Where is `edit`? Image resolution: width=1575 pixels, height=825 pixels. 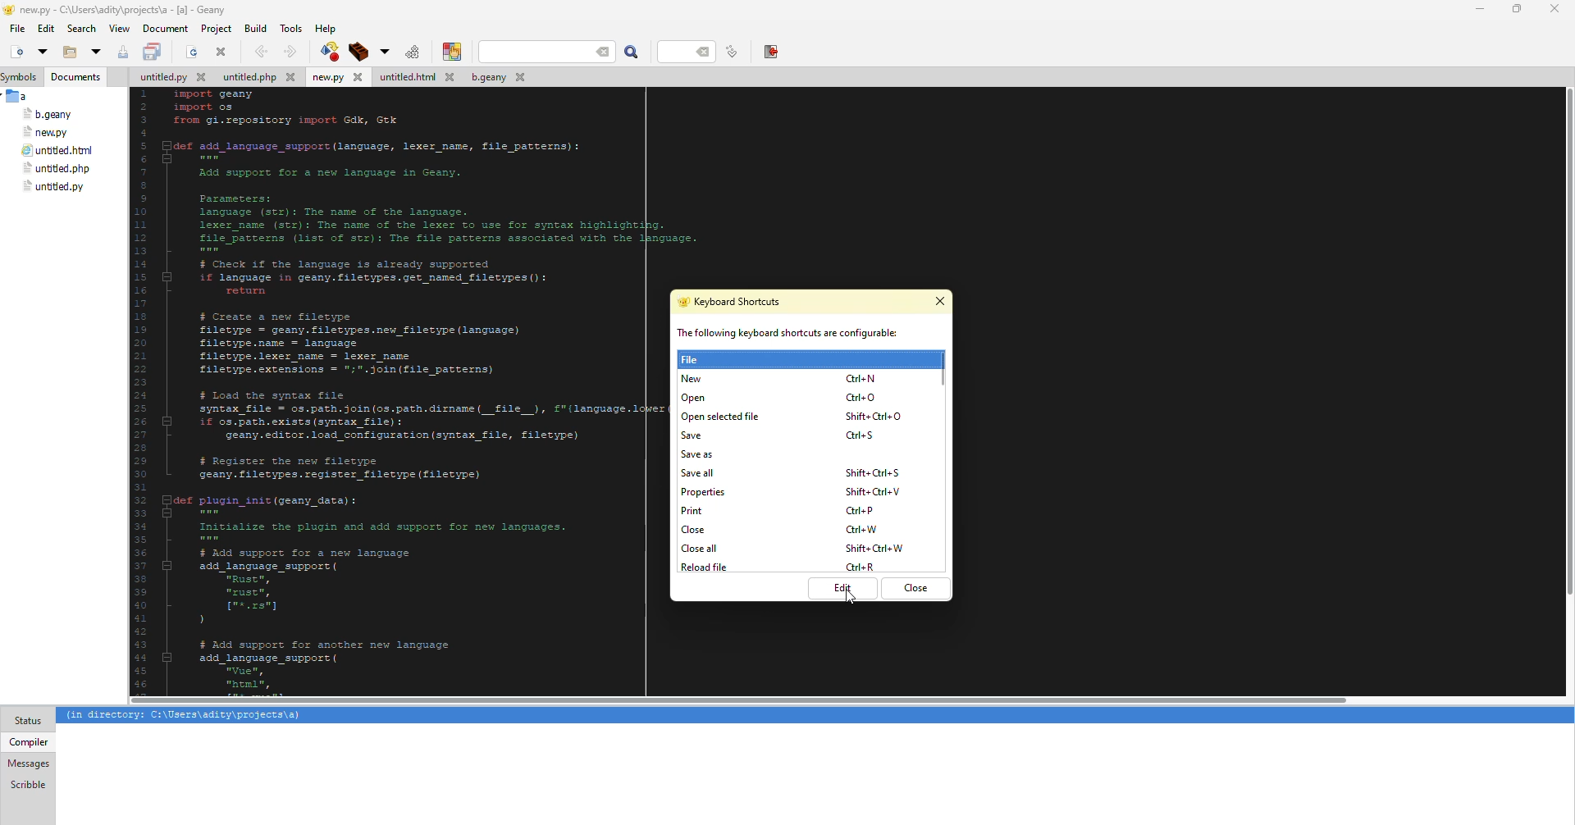 edit is located at coordinates (46, 30).